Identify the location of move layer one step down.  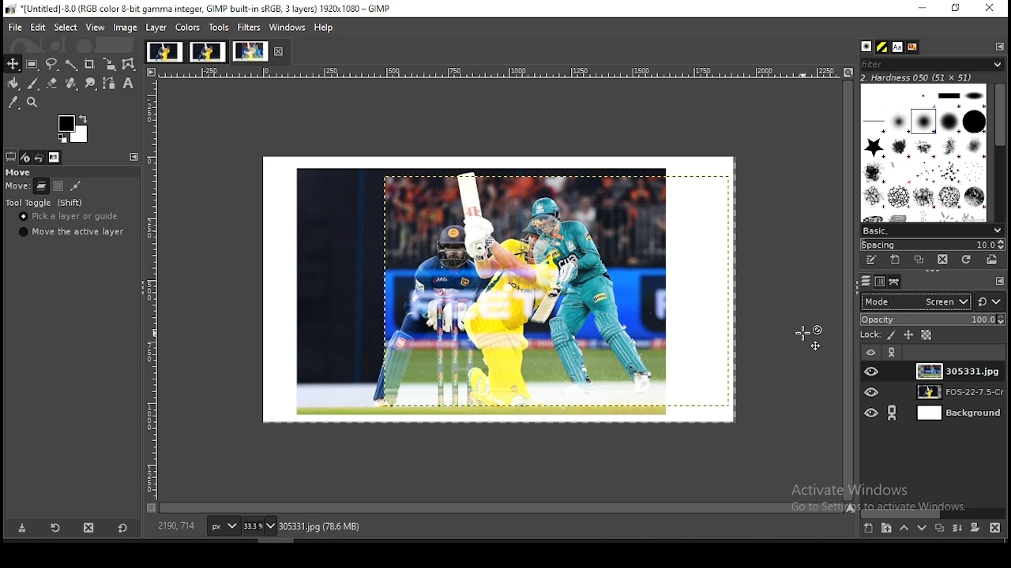
(922, 527).